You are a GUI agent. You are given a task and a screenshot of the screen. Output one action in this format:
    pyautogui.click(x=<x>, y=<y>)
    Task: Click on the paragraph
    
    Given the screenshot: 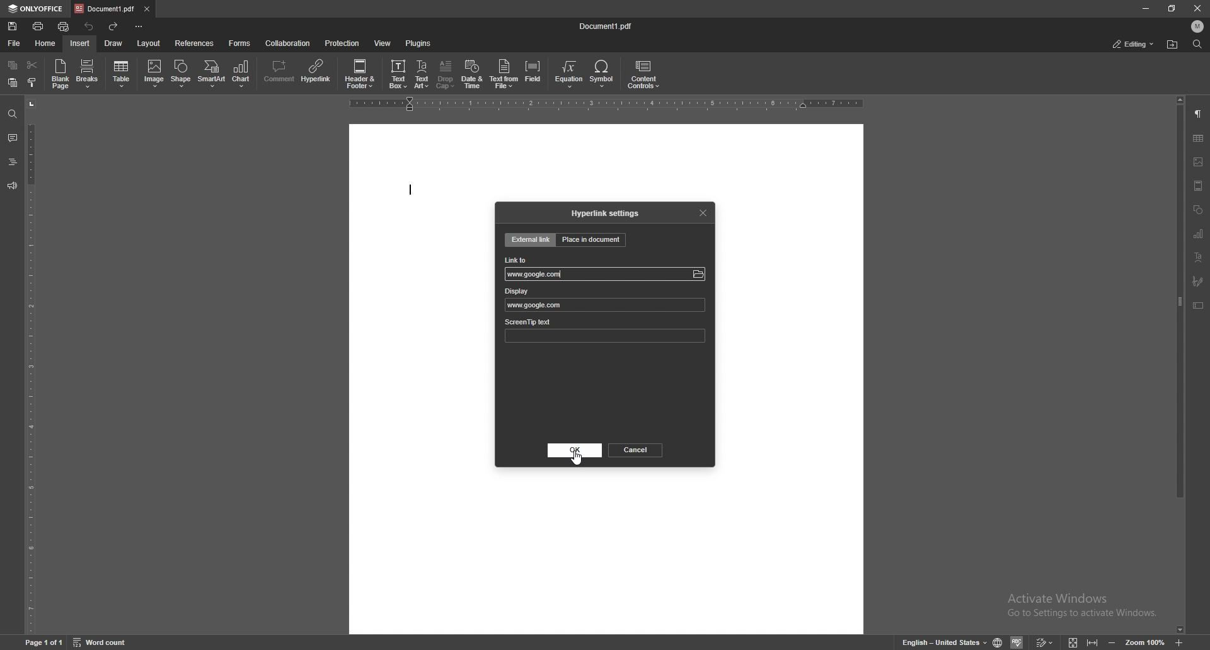 What is the action you would take?
    pyautogui.click(x=1199, y=114)
    